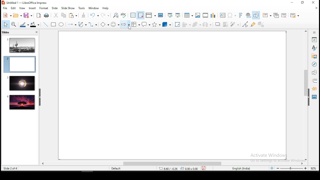 Image resolution: width=320 pixels, height=180 pixels. Describe the element at coordinates (213, 15) in the screenshot. I see `charts` at that location.